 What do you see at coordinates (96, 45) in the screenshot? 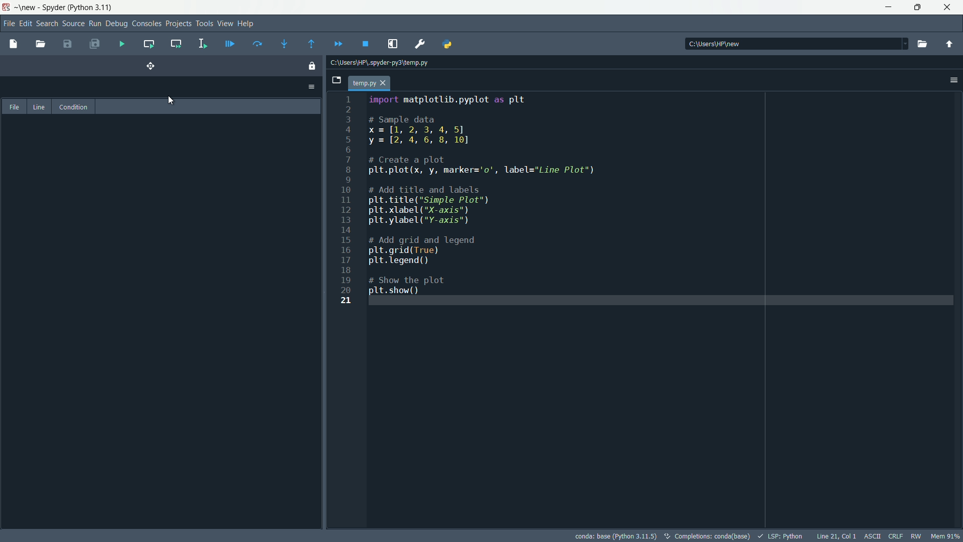
I see `save all files` at bounding box center [96, 45].